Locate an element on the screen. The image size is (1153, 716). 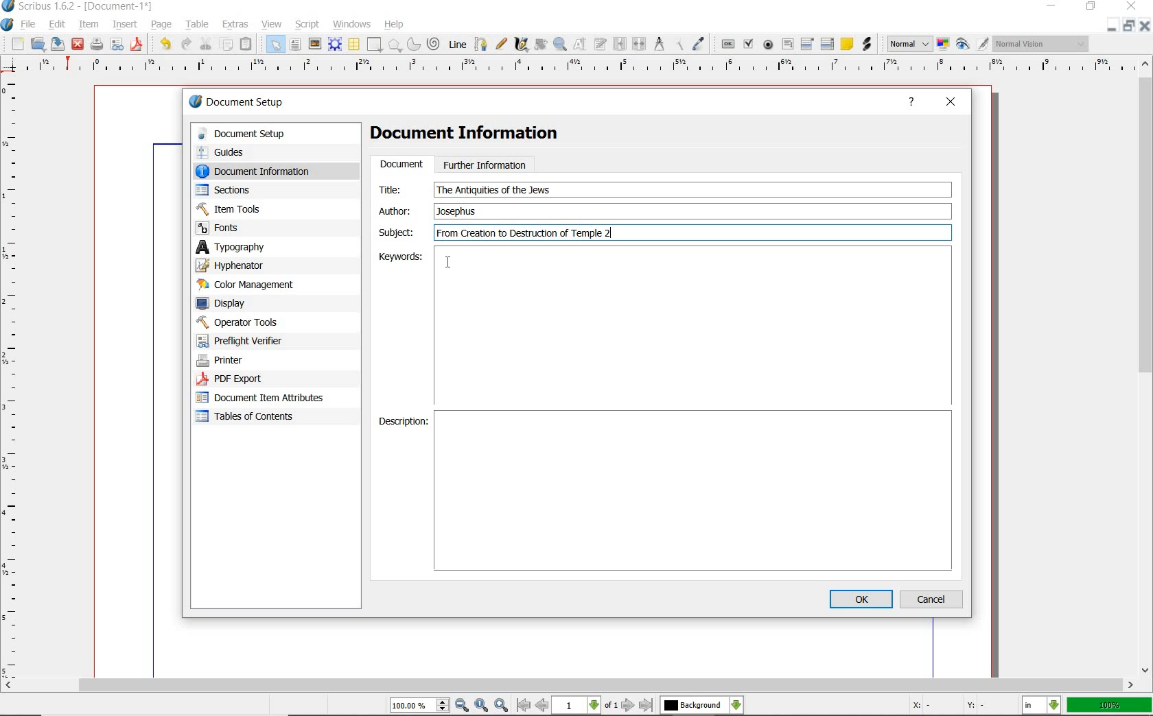
windows is located at coordinates (353, 25).